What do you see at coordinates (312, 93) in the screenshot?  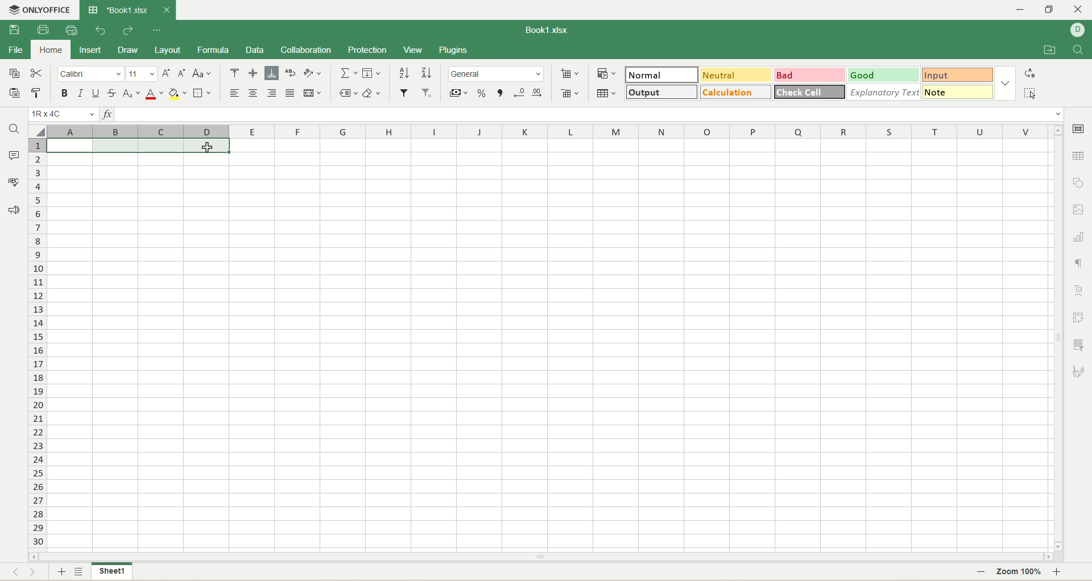 I see `merge and center` at bounding box center [312, 93].